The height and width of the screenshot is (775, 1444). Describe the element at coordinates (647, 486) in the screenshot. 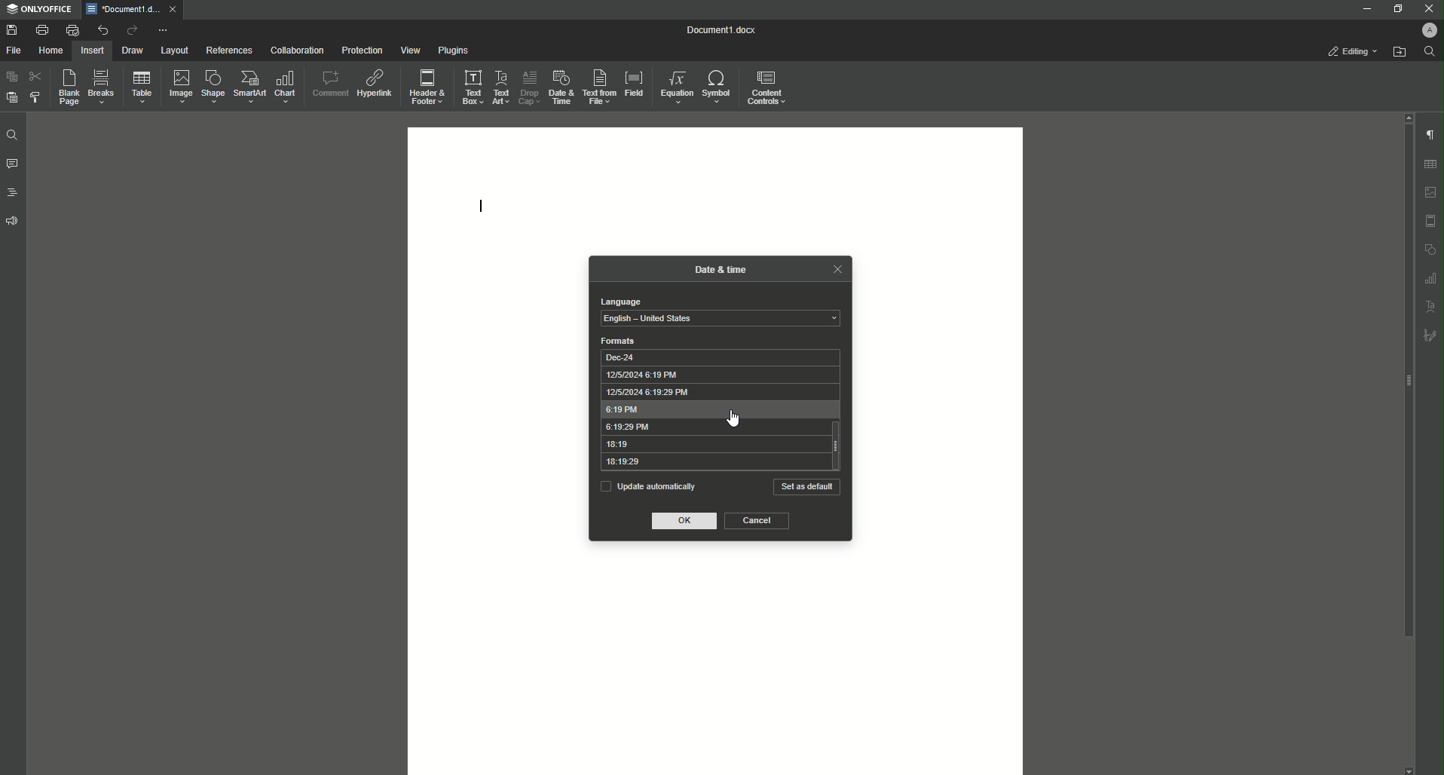

I see `Update automatically` at that location.